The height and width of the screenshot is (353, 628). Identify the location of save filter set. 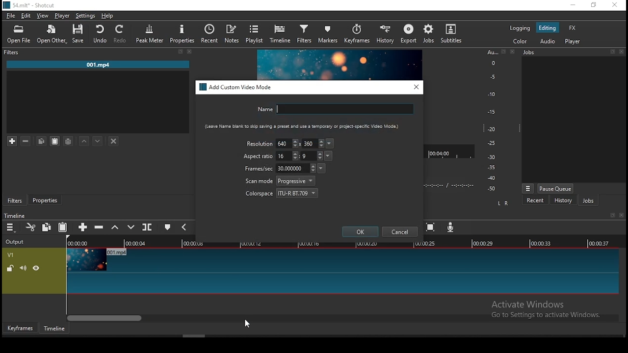
(68, 140).